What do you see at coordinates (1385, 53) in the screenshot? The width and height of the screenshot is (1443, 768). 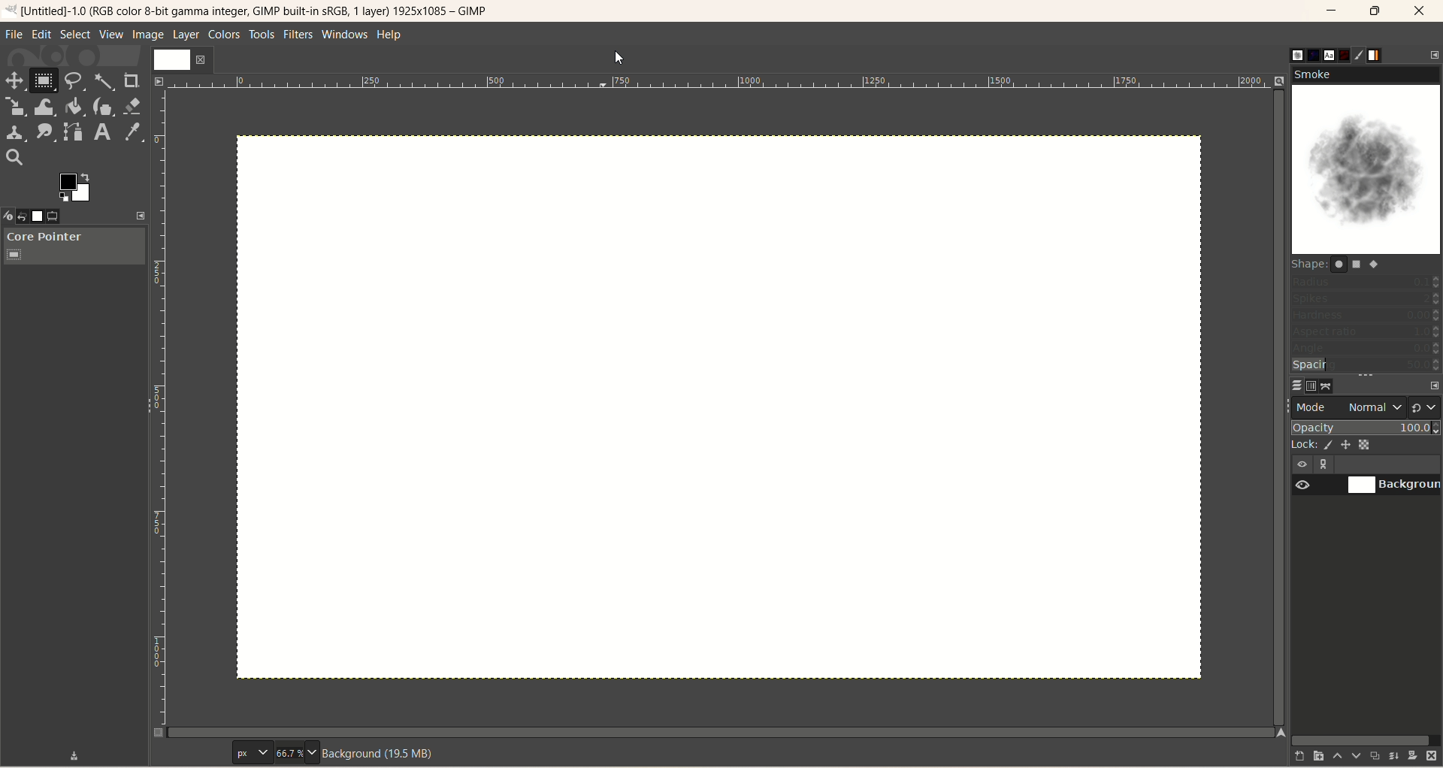 I see `gradient` at bounding box center [1385, 53].